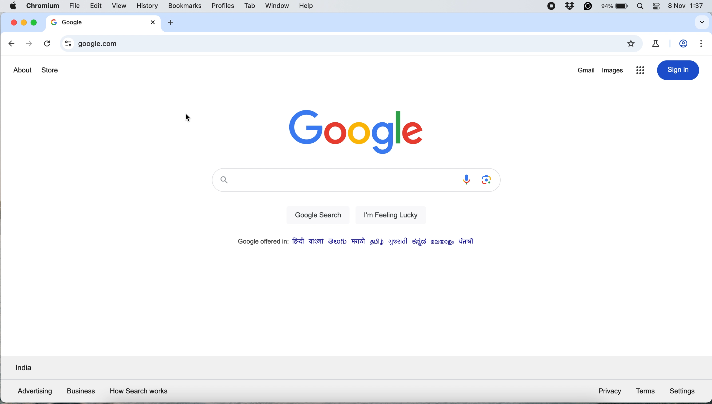  Describe the element at coordinates (354, 242) in the screenshot. I see `google languages` at that location.